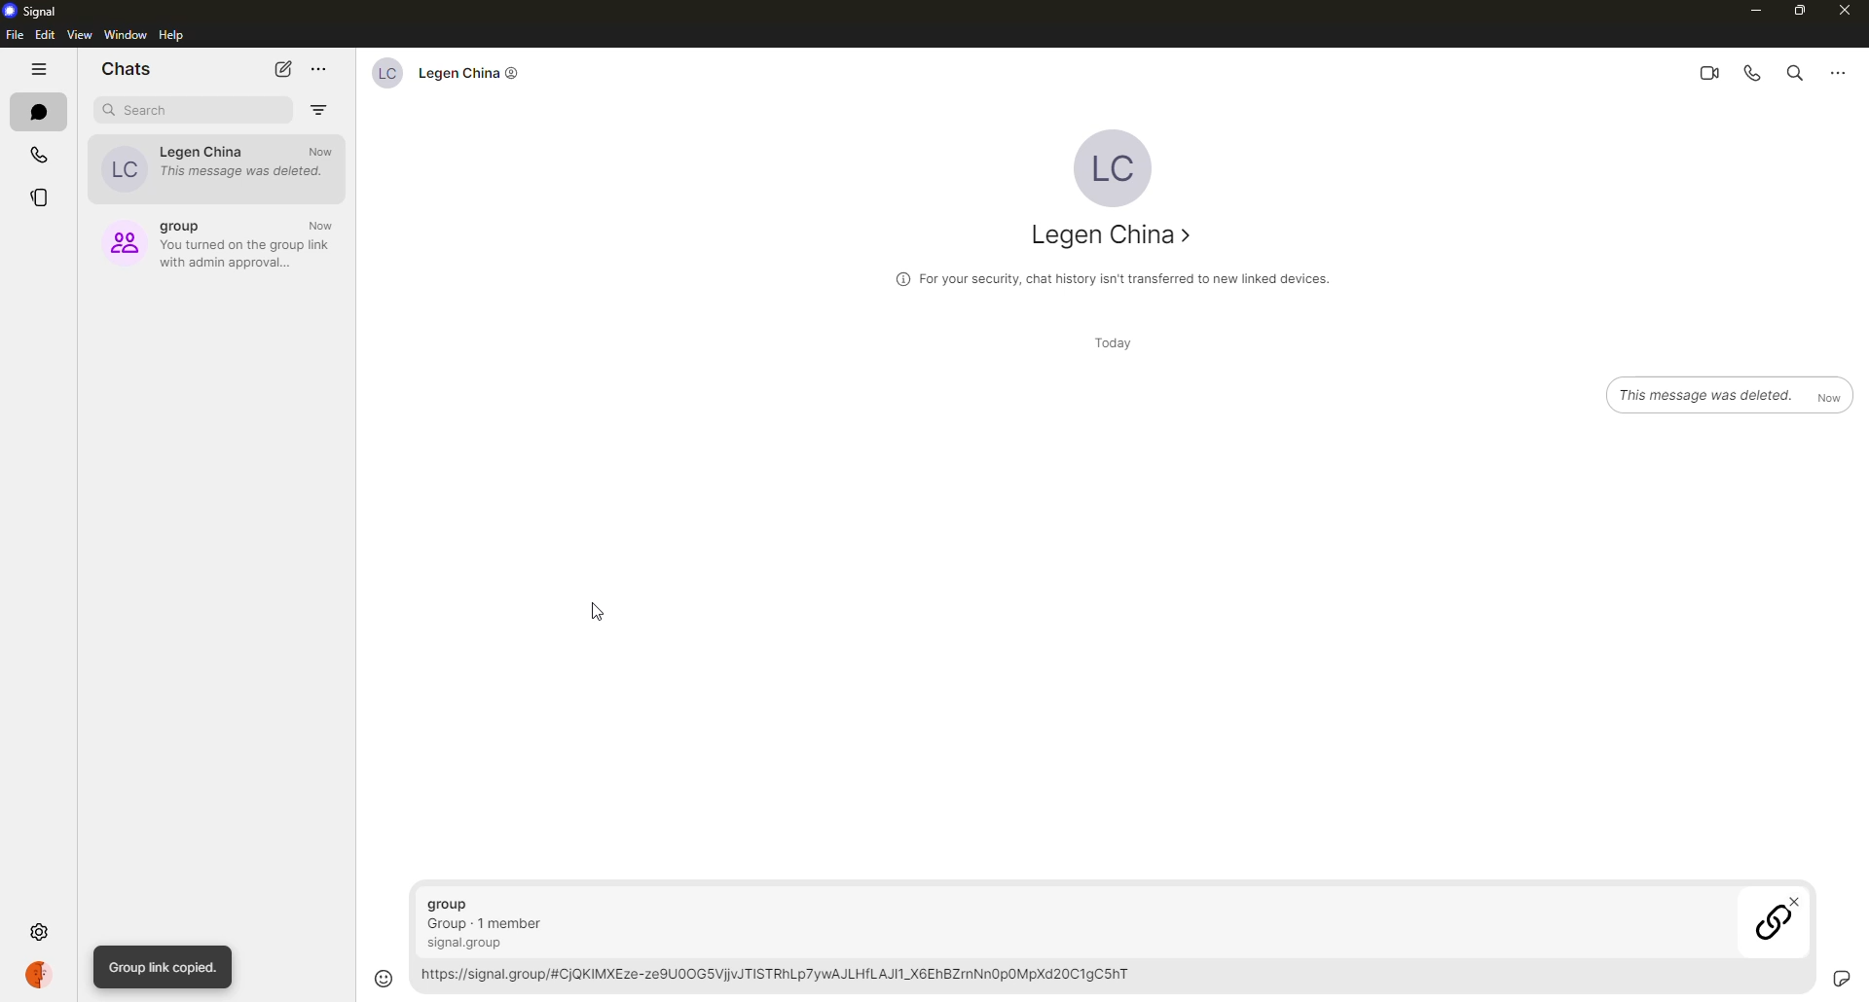 The image size is (1869, 1002). Describe the element at coordinates (13, 35) in the screenshot. I see `file` at that location.